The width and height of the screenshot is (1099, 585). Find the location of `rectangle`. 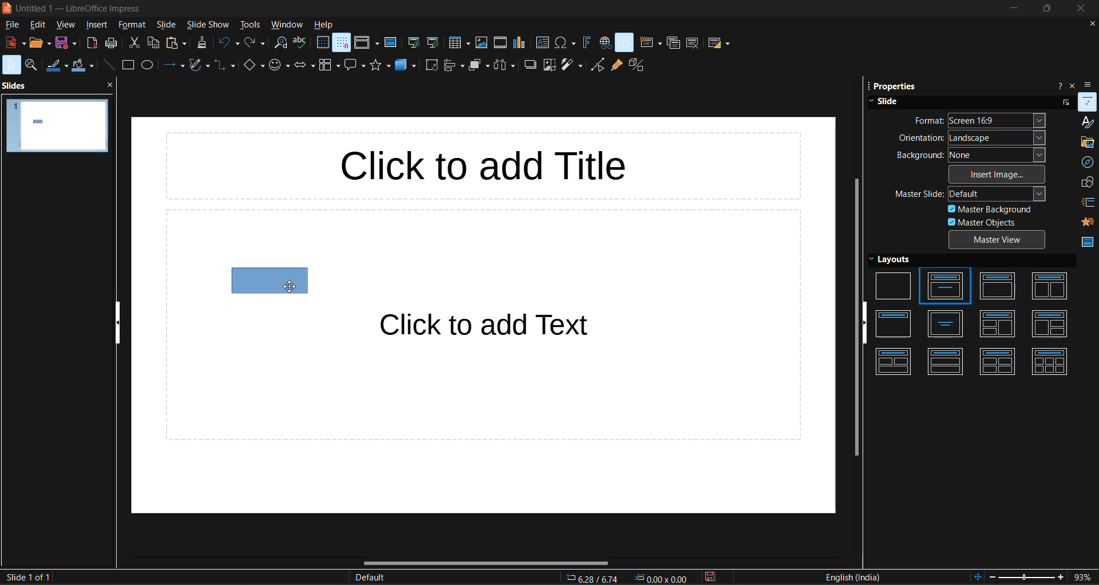

rectangle is located at coordinates (127, 65).